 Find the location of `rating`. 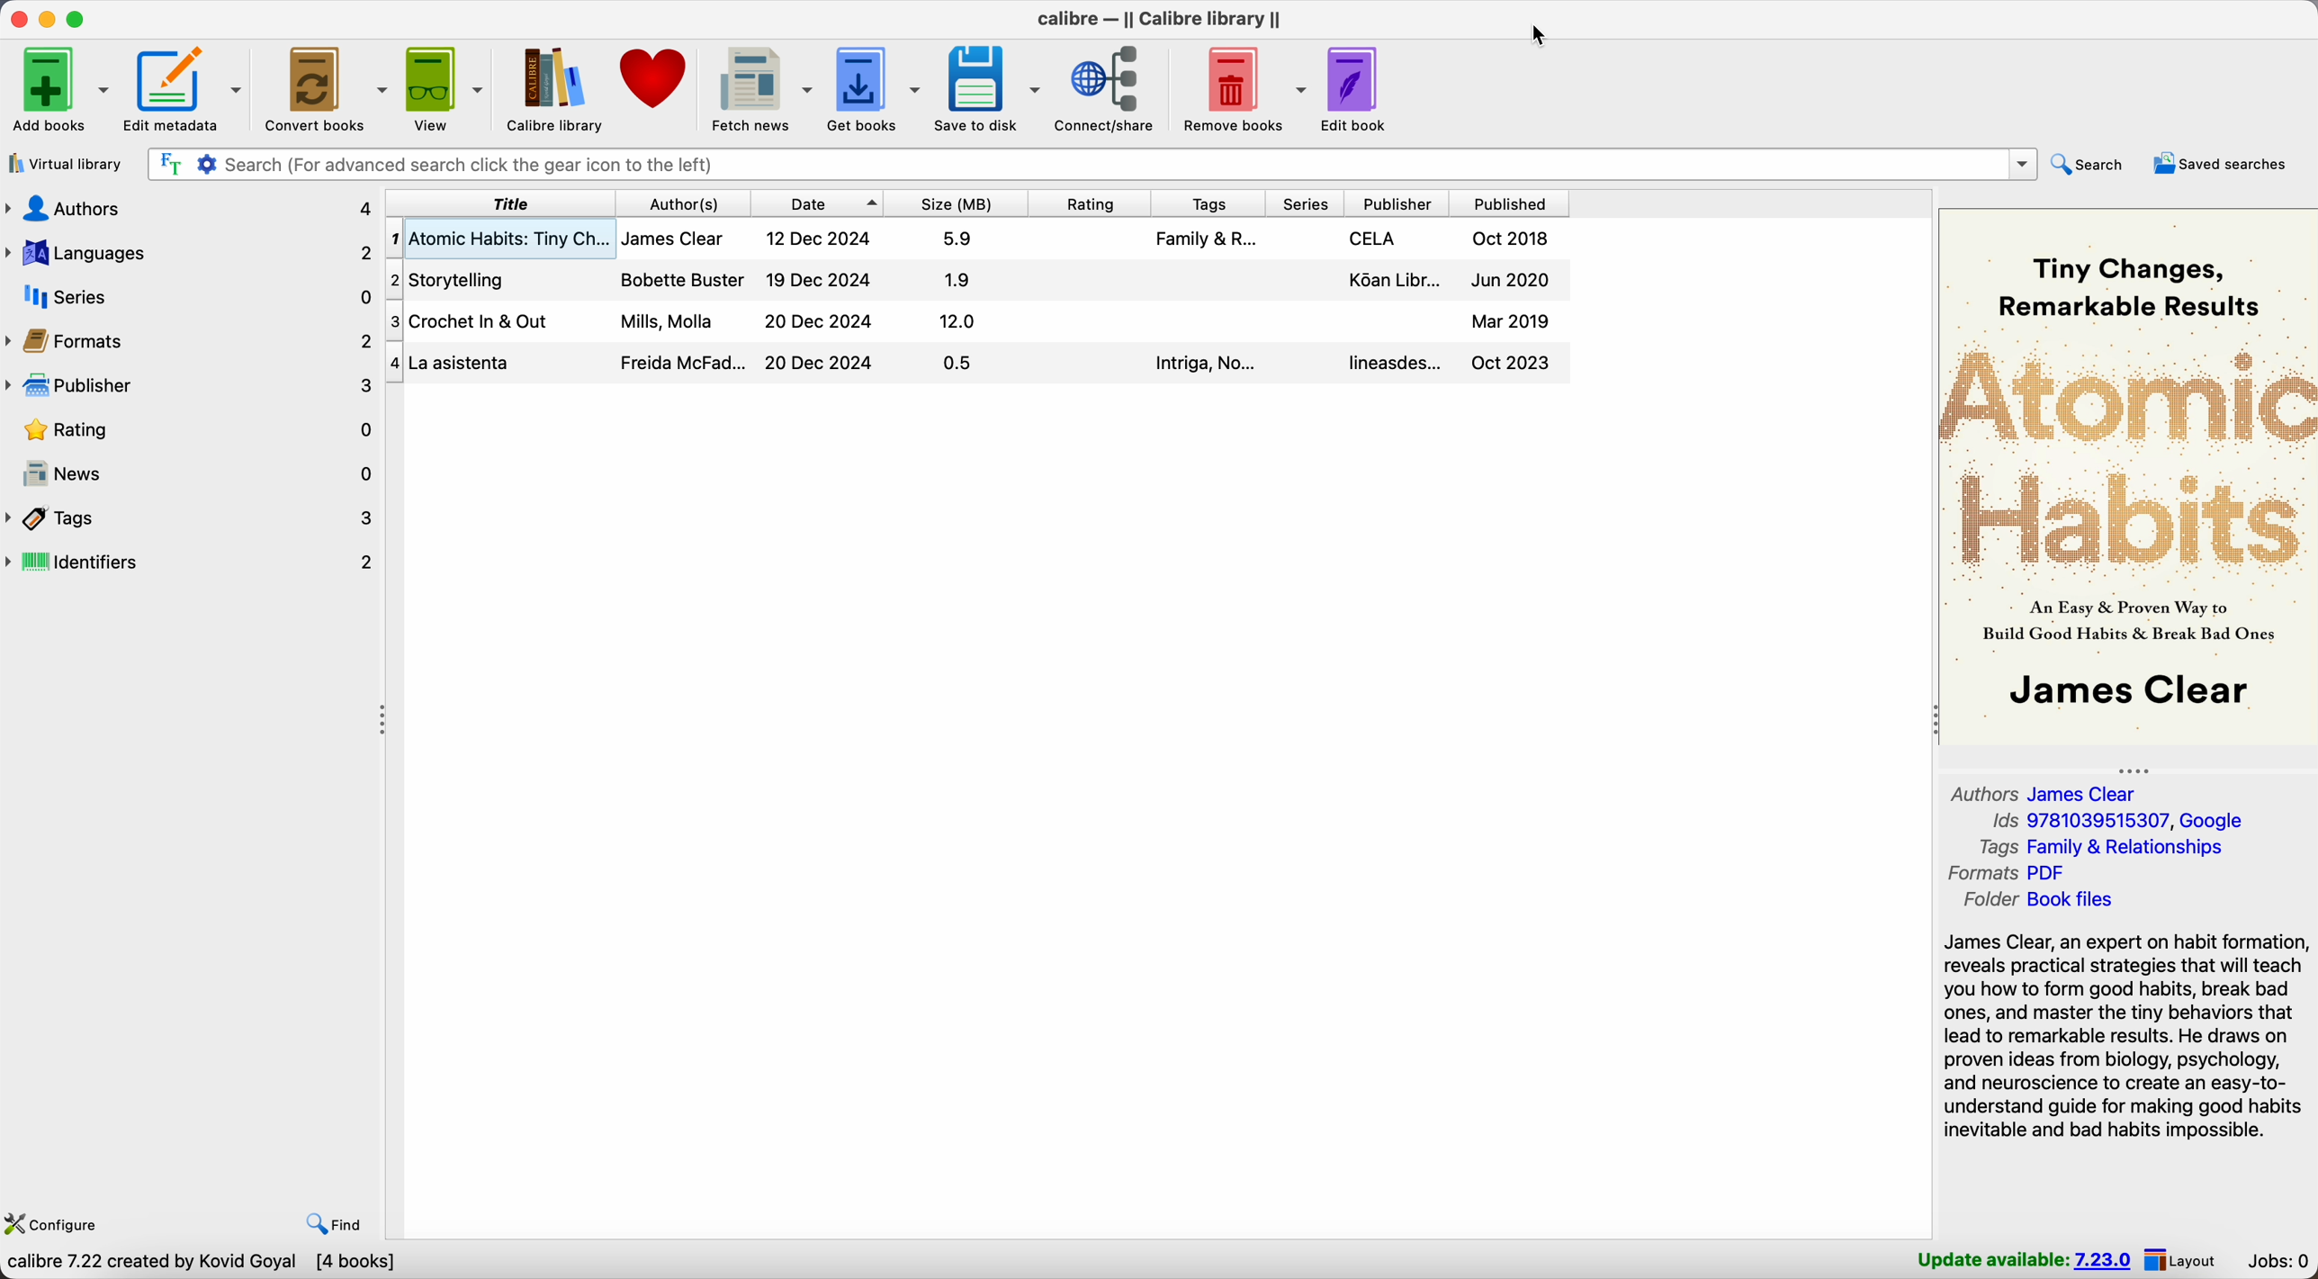

rating is located at coordinates (1090, 202).